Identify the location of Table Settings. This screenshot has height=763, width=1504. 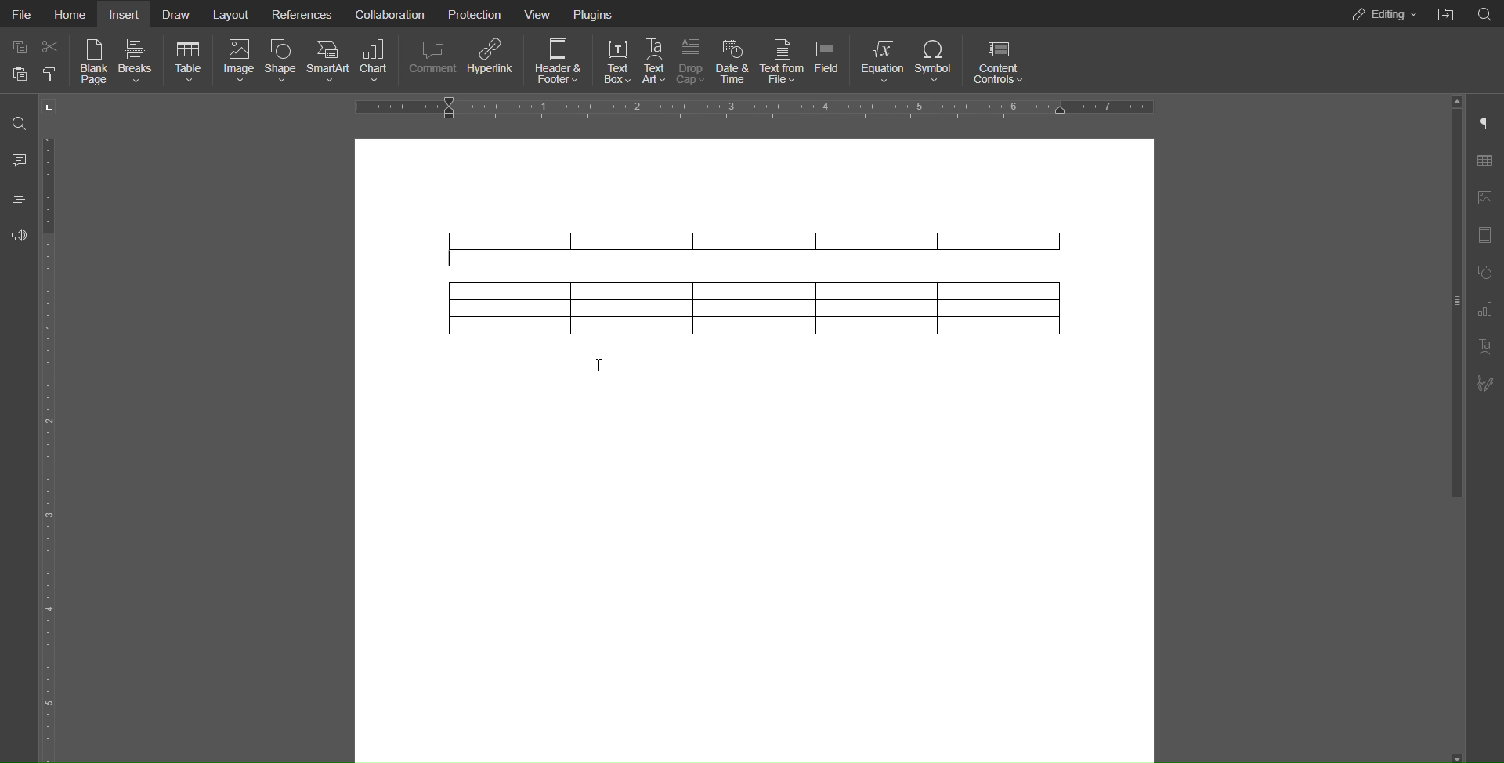
(1482, 161).